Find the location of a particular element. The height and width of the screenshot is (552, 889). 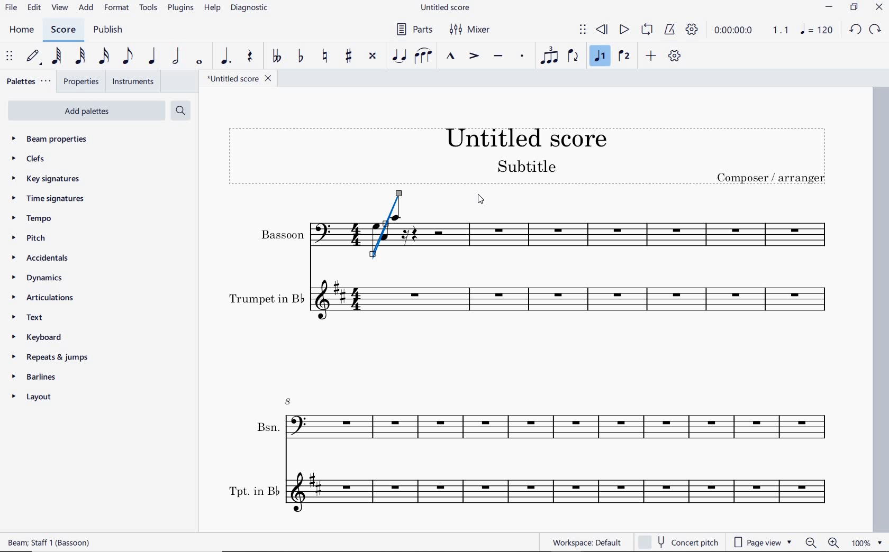

zoom out or zoom in is located at coordinates (822, 541).